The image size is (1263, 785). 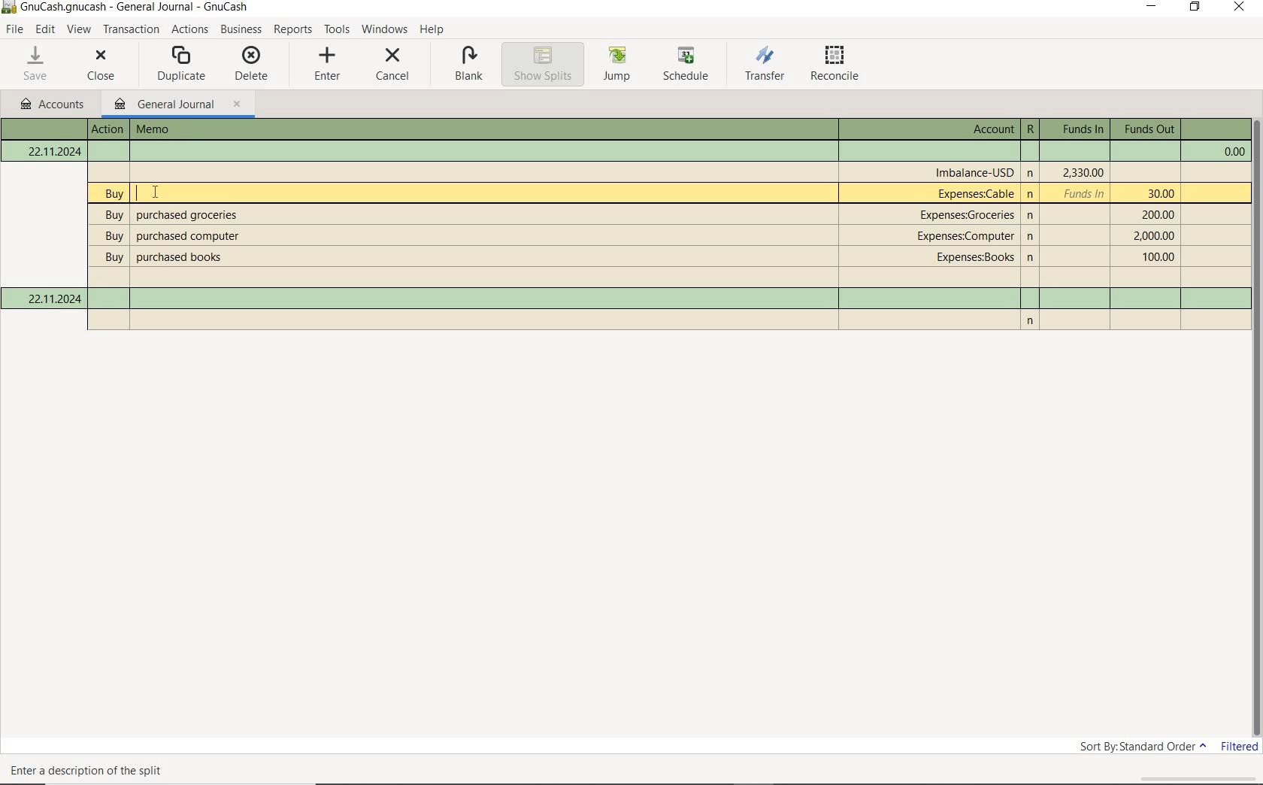 What do you see at coordinates (986, 129) in the screenshot?
I see `Text` at bounding box center [986, 129].